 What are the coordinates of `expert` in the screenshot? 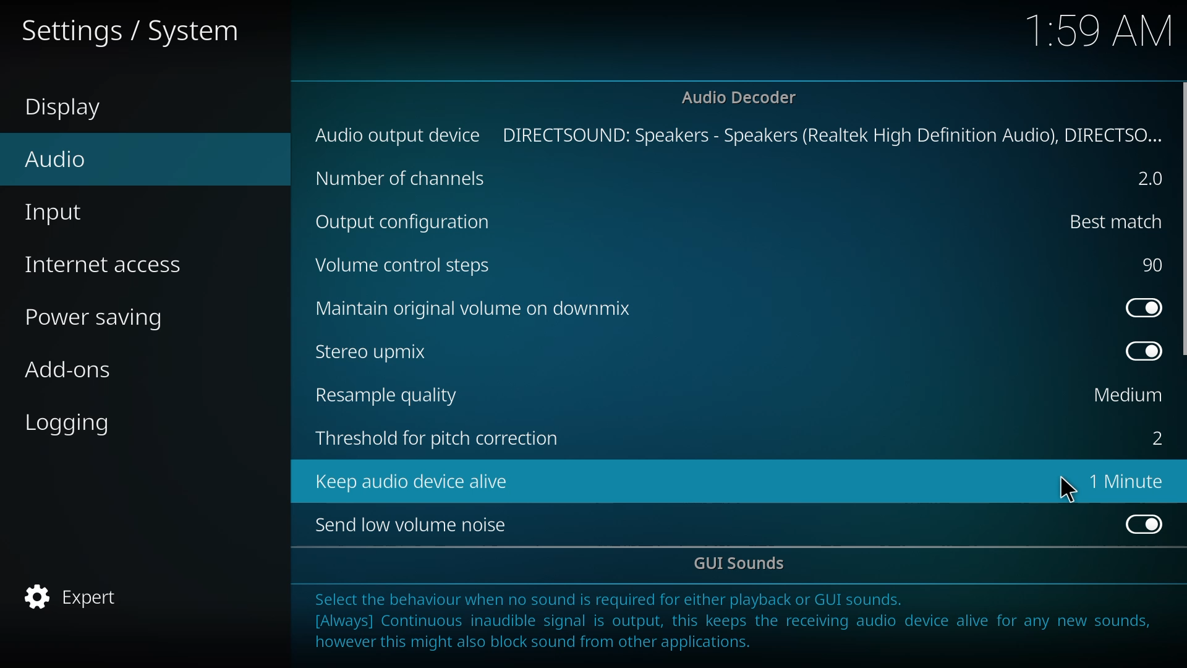 It's located at (78, 599).